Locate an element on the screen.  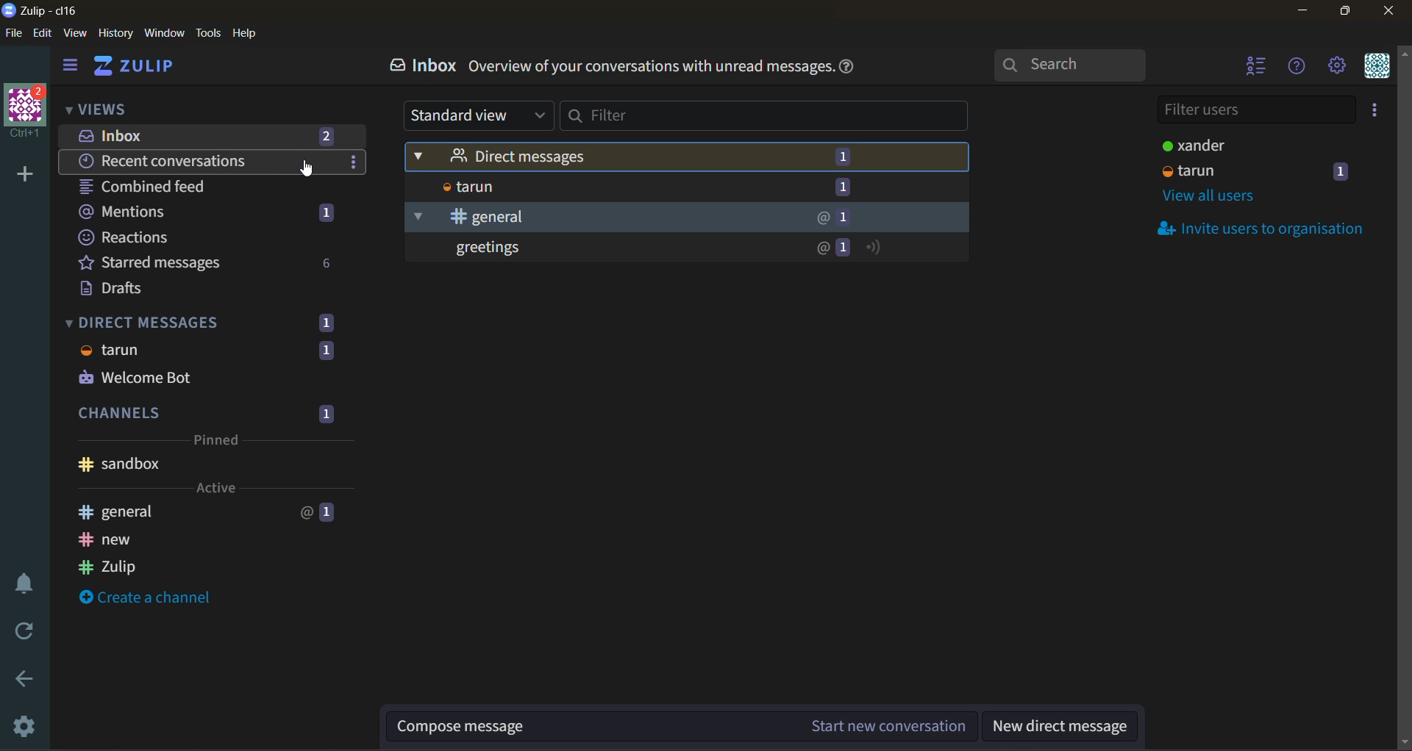
text is located at coordinates (649, 67).